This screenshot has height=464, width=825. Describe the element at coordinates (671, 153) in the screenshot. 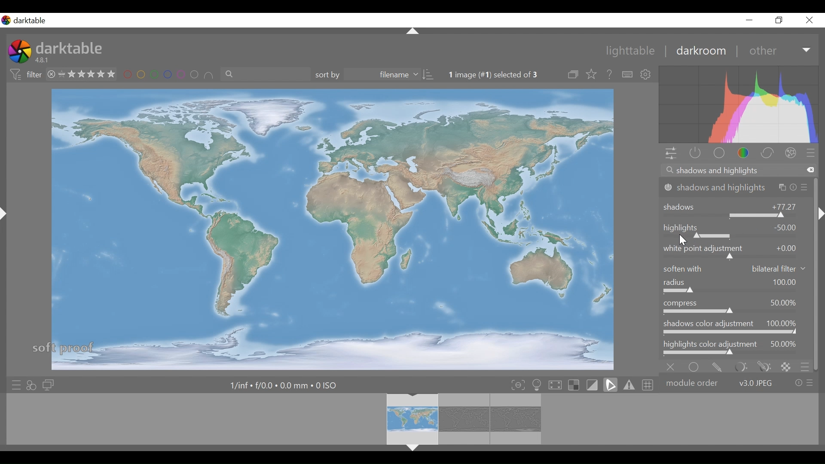

I see `quick acces panel` at that location.